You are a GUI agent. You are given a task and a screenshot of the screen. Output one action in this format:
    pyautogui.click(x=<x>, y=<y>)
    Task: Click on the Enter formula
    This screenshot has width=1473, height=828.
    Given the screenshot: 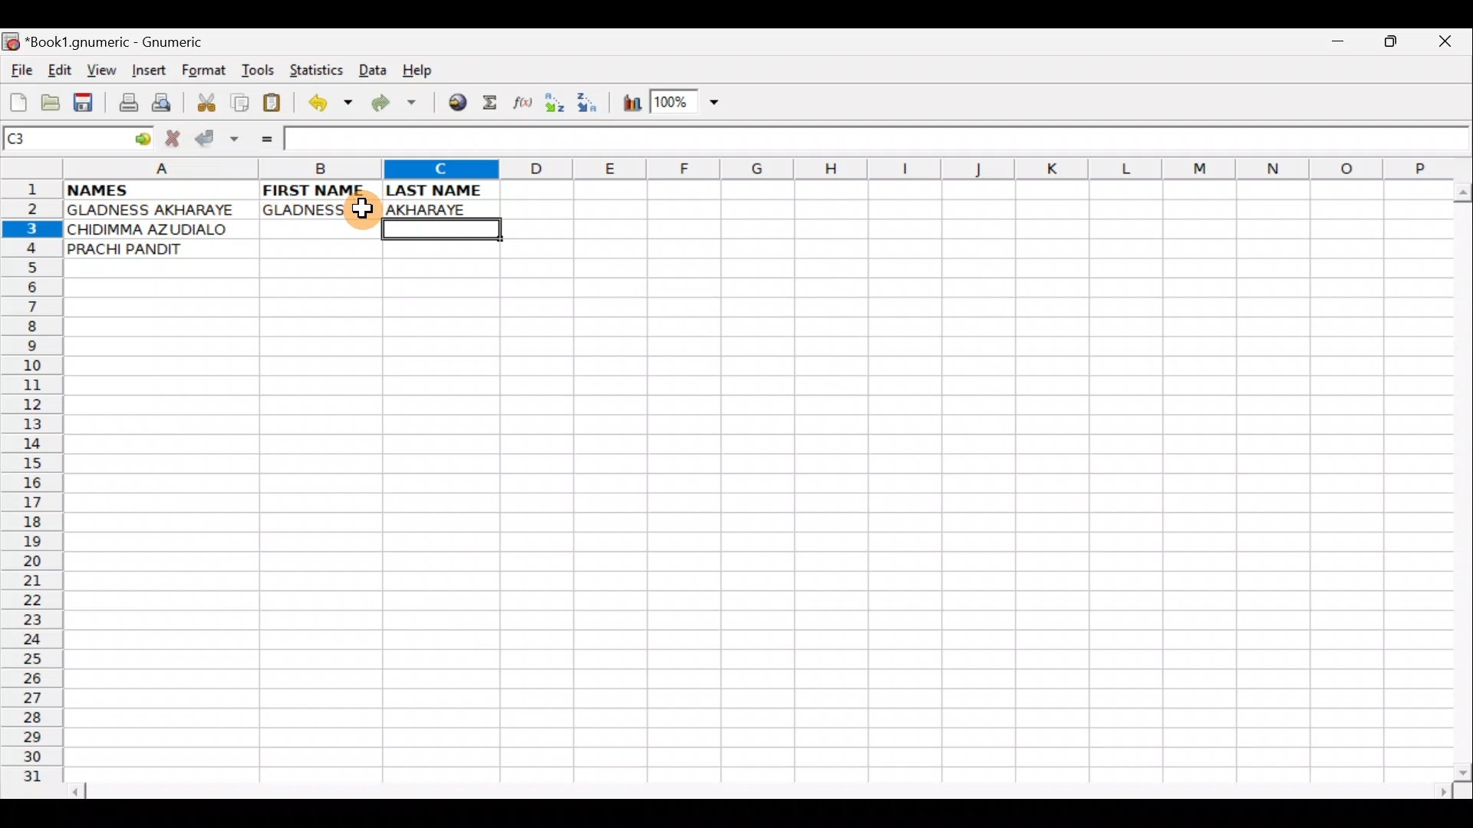 What is the action you would take?
    pyautogui.click(x=259, y=139)
    